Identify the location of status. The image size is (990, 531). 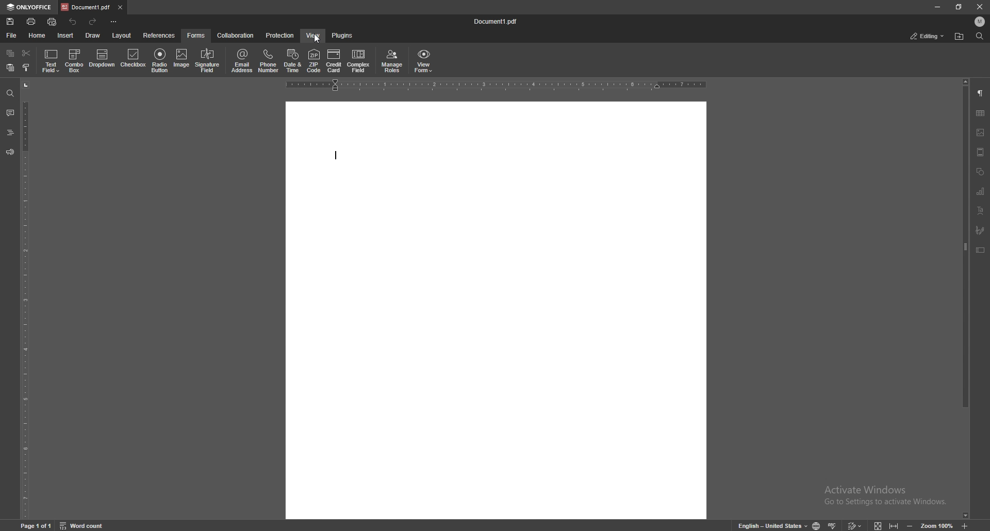
(928, 36).